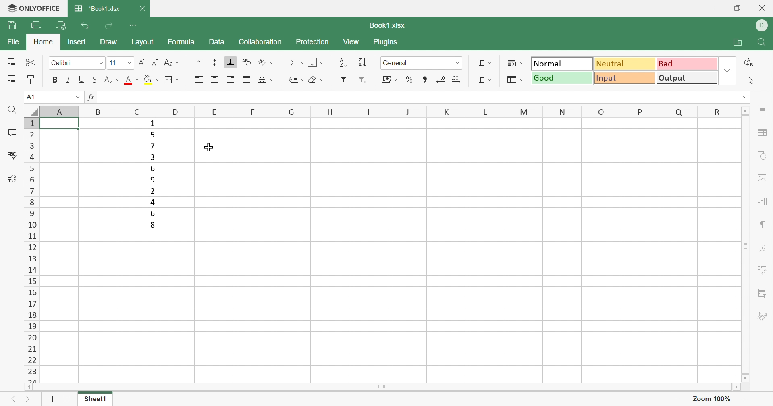 The image size is (773, 406). What do you see at coordinates (745, 98) in the screenshot?
I see `Drop Down` at bounding box center [745, 98].